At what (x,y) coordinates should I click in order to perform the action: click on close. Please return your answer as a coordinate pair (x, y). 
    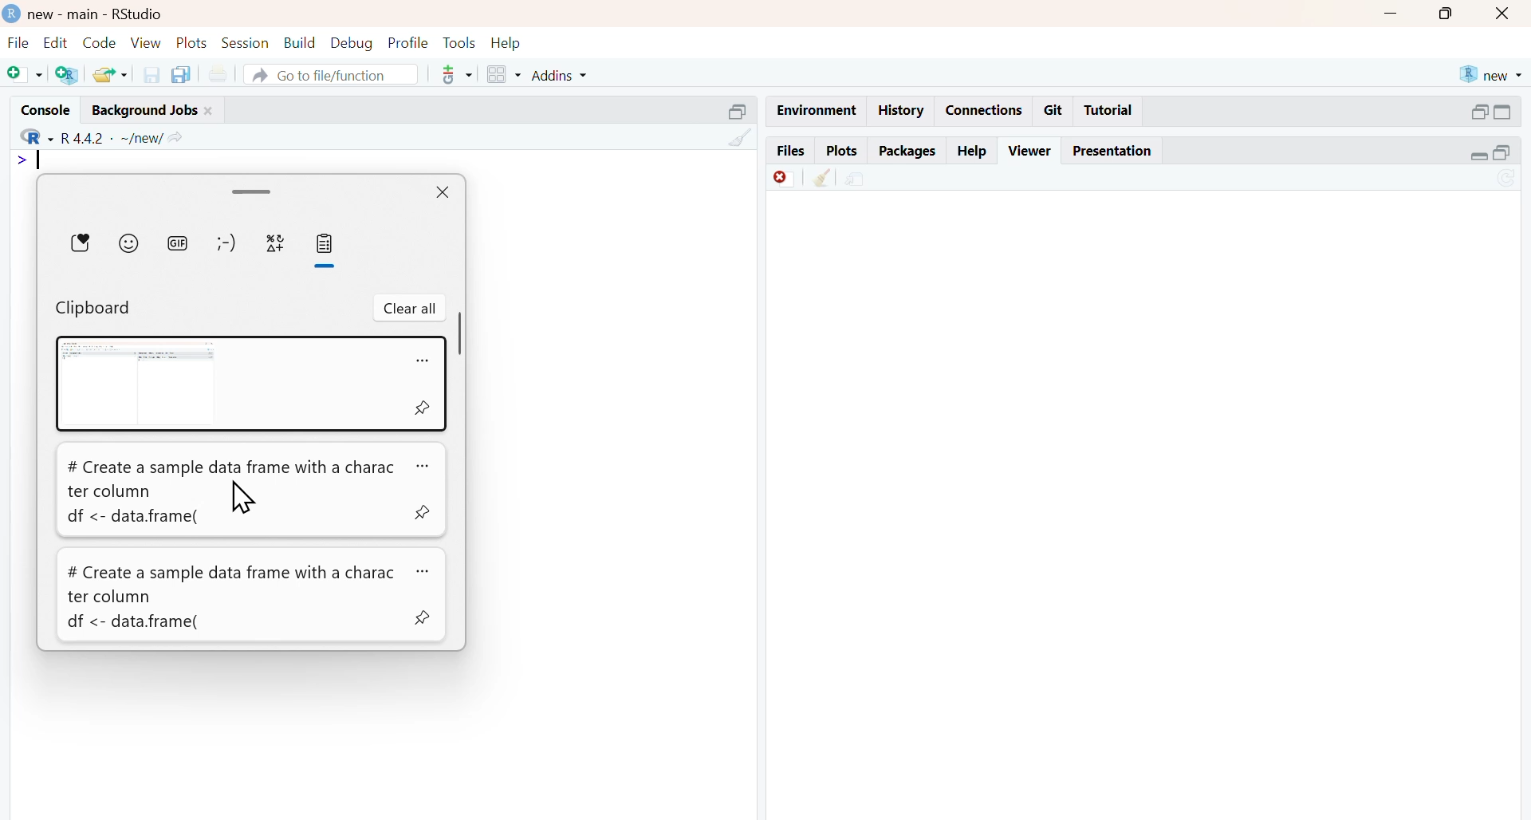
    Looking at the image, I should click on (208, 111).